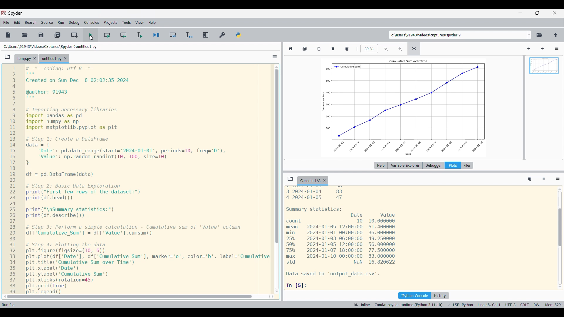 The height and width of the screenshot is (317, 564). What do you see at coordinates (25, 34) in the screenshot?
I see `Open` at bounding box center [25, 34].